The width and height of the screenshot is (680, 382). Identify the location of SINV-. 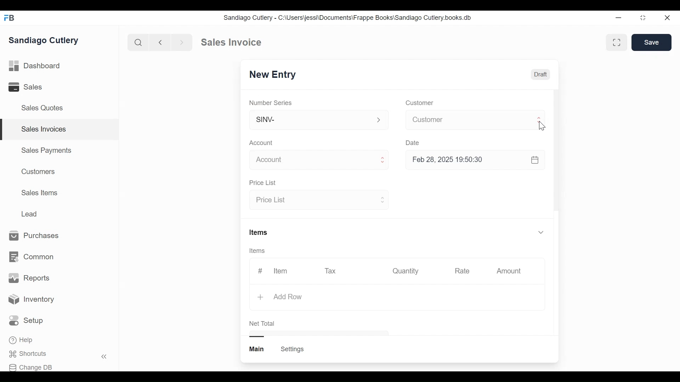
(318, 121).